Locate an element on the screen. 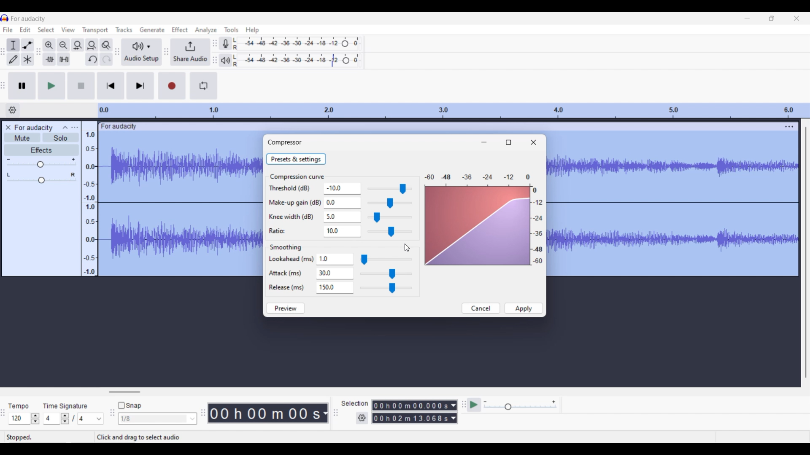  Attack slider is located at coordinates (386, 273).